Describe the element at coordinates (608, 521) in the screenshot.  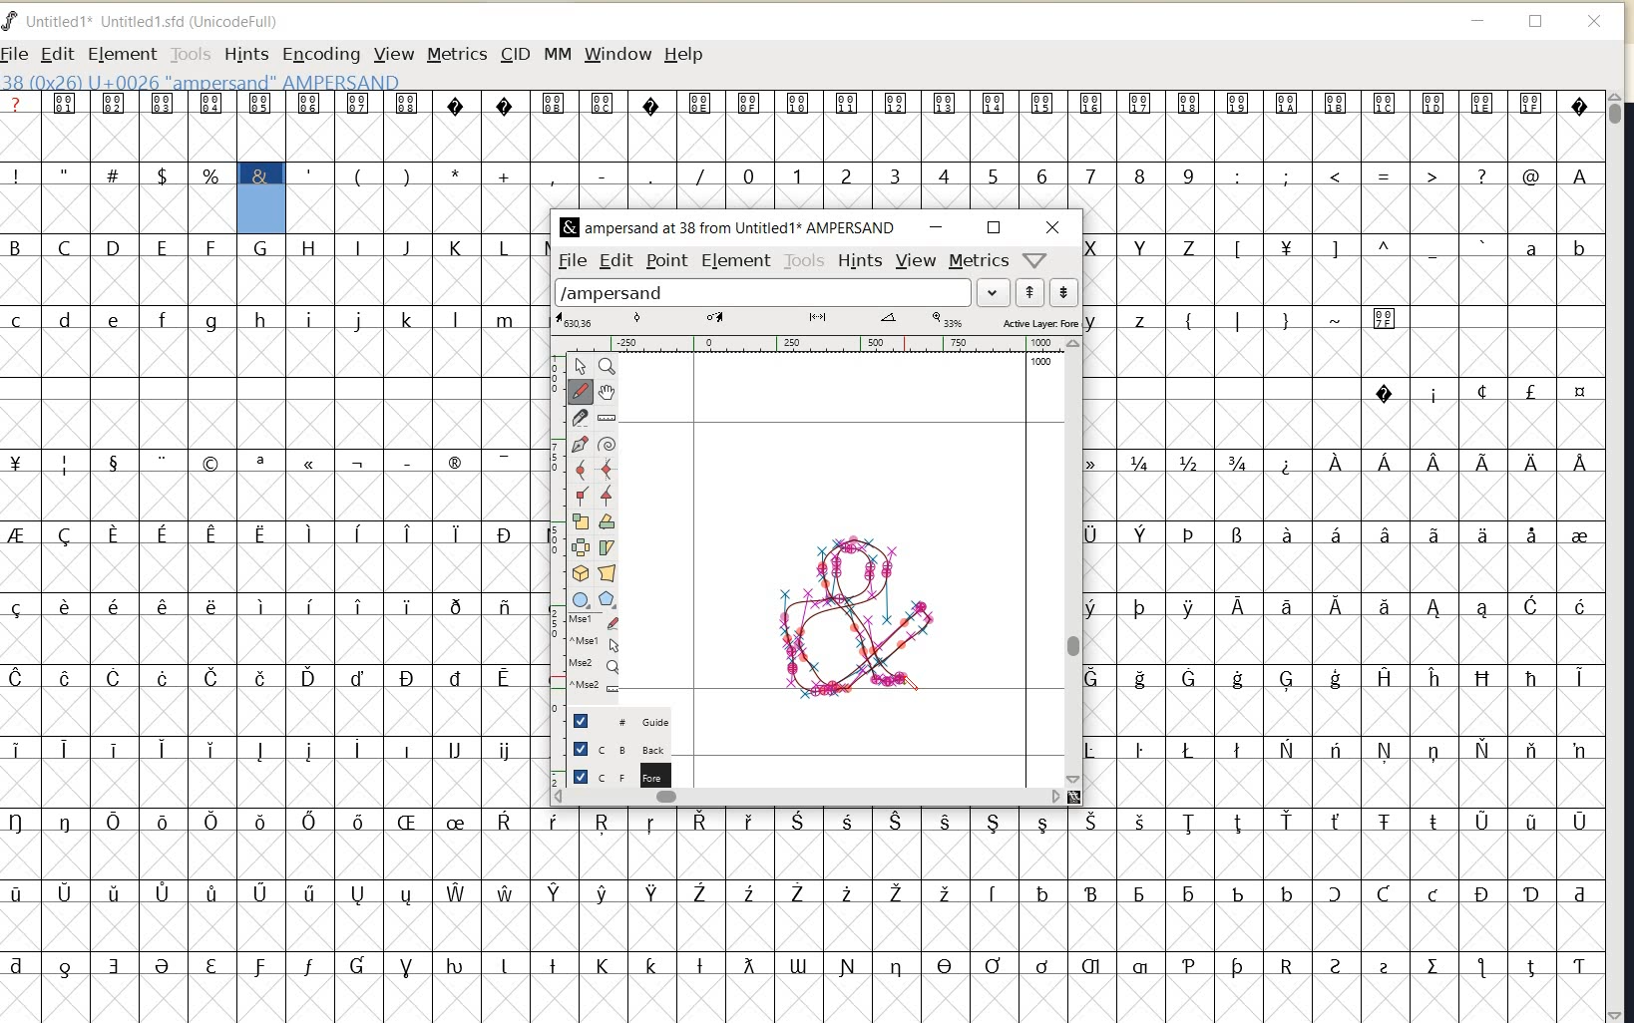
I see `rotate the selection` at that location.